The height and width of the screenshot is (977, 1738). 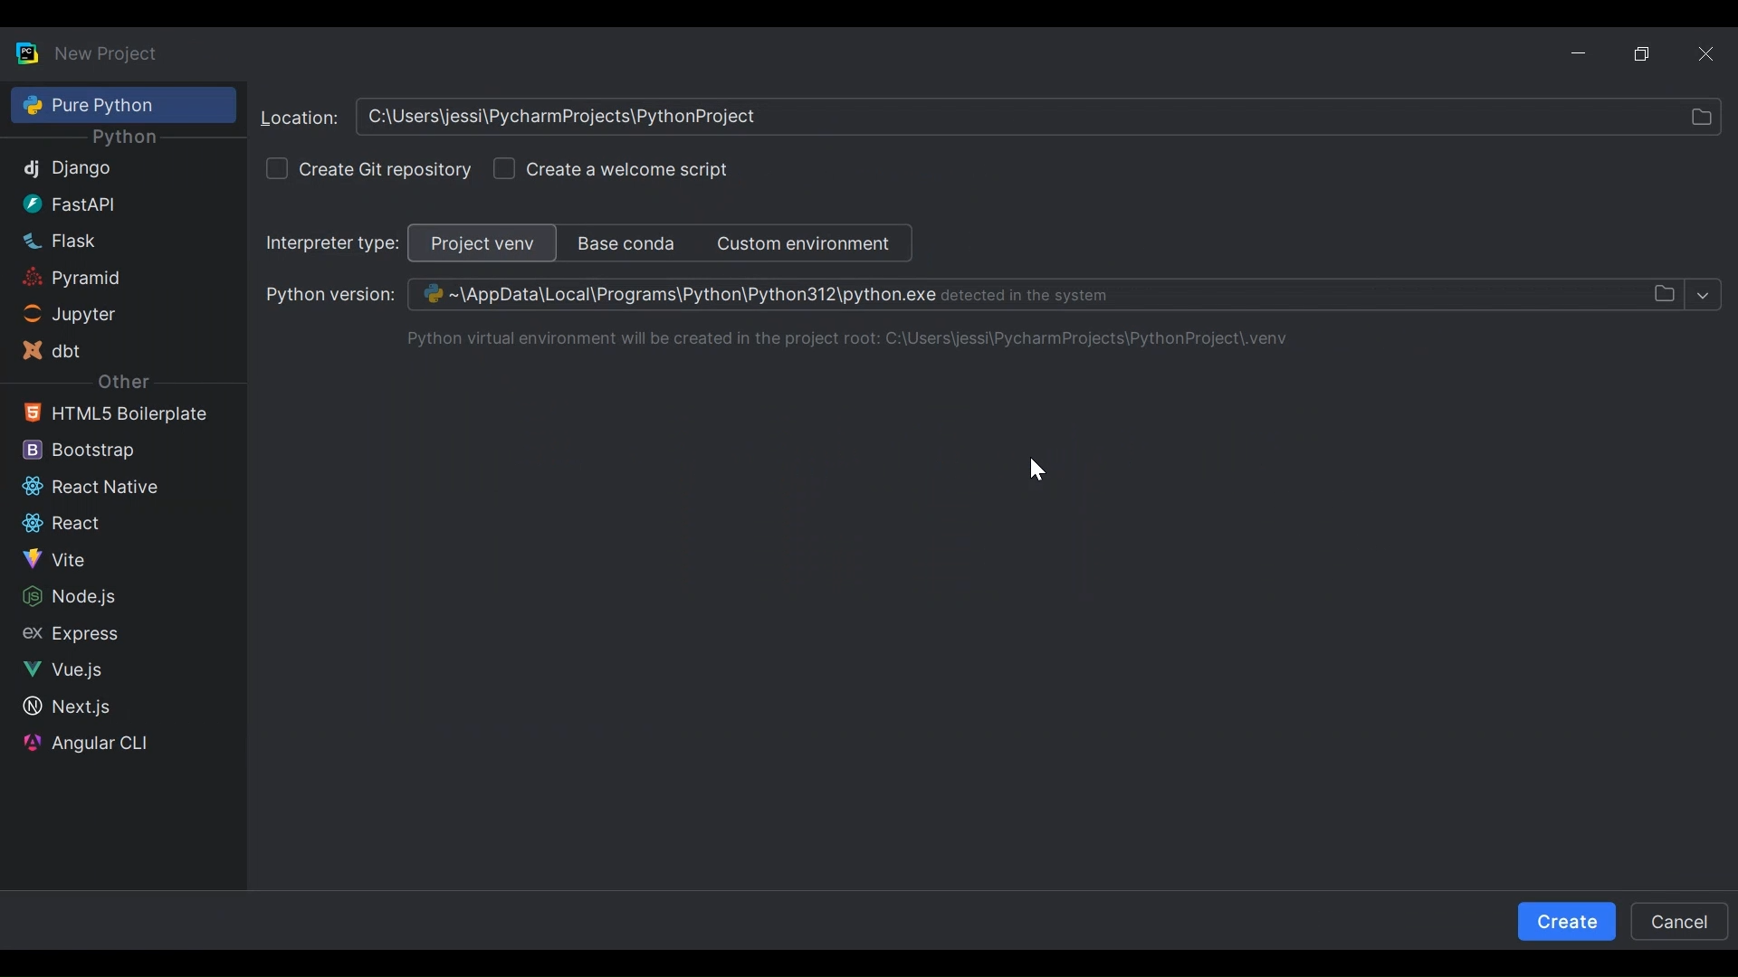 What do you see at coordinates (114, 450) in the screenshot?
I see `Bootstrap` at bounding box center [114, 450].